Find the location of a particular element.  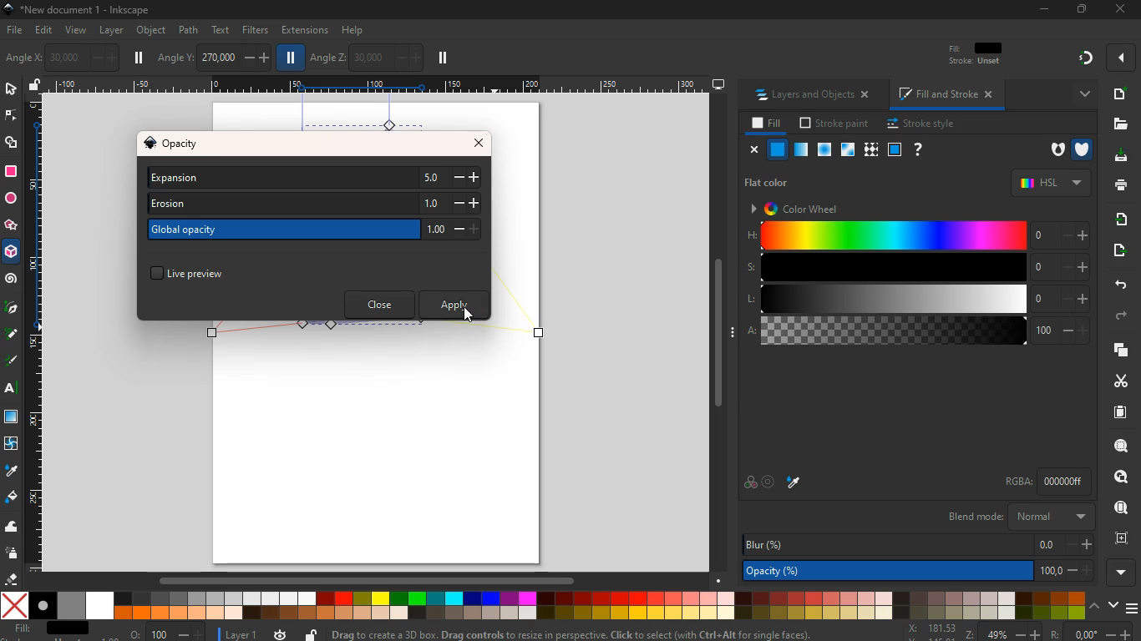

target is located at coordinates (769, 482).